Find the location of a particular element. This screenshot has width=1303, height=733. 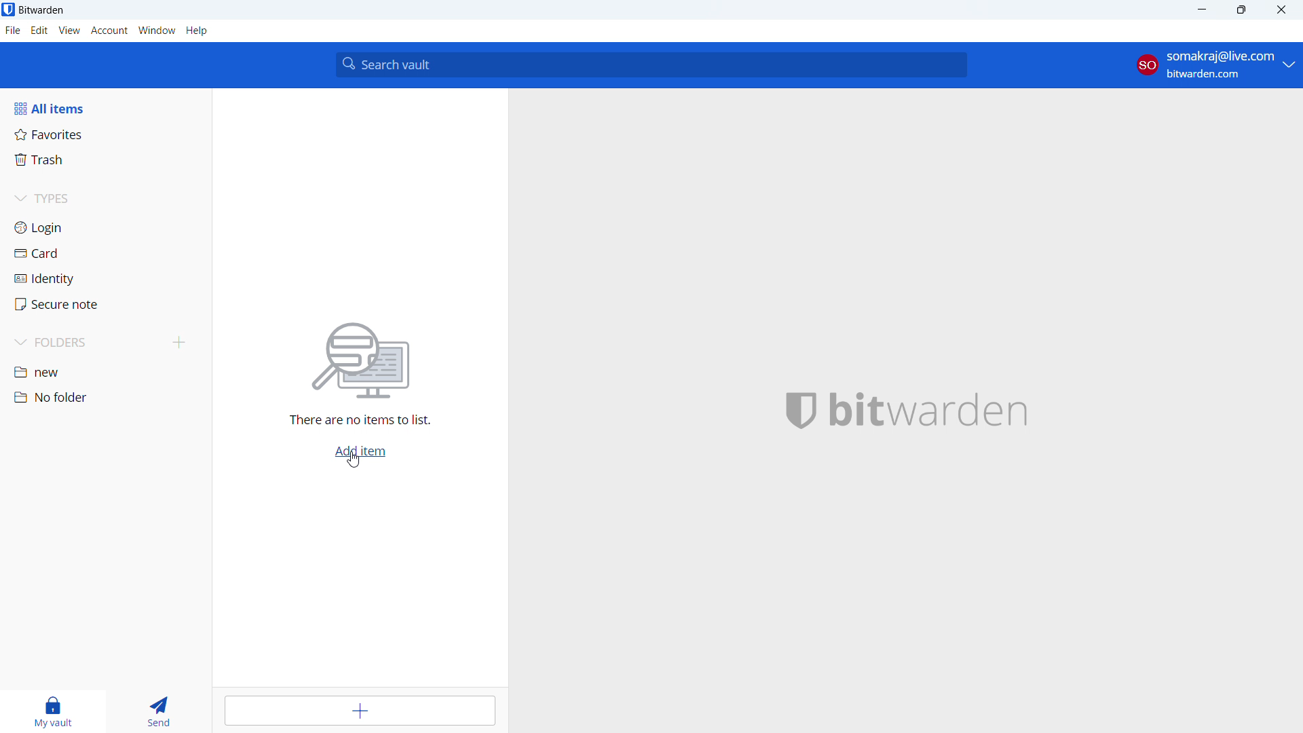

minimize is located at coordinates (1201, 10).